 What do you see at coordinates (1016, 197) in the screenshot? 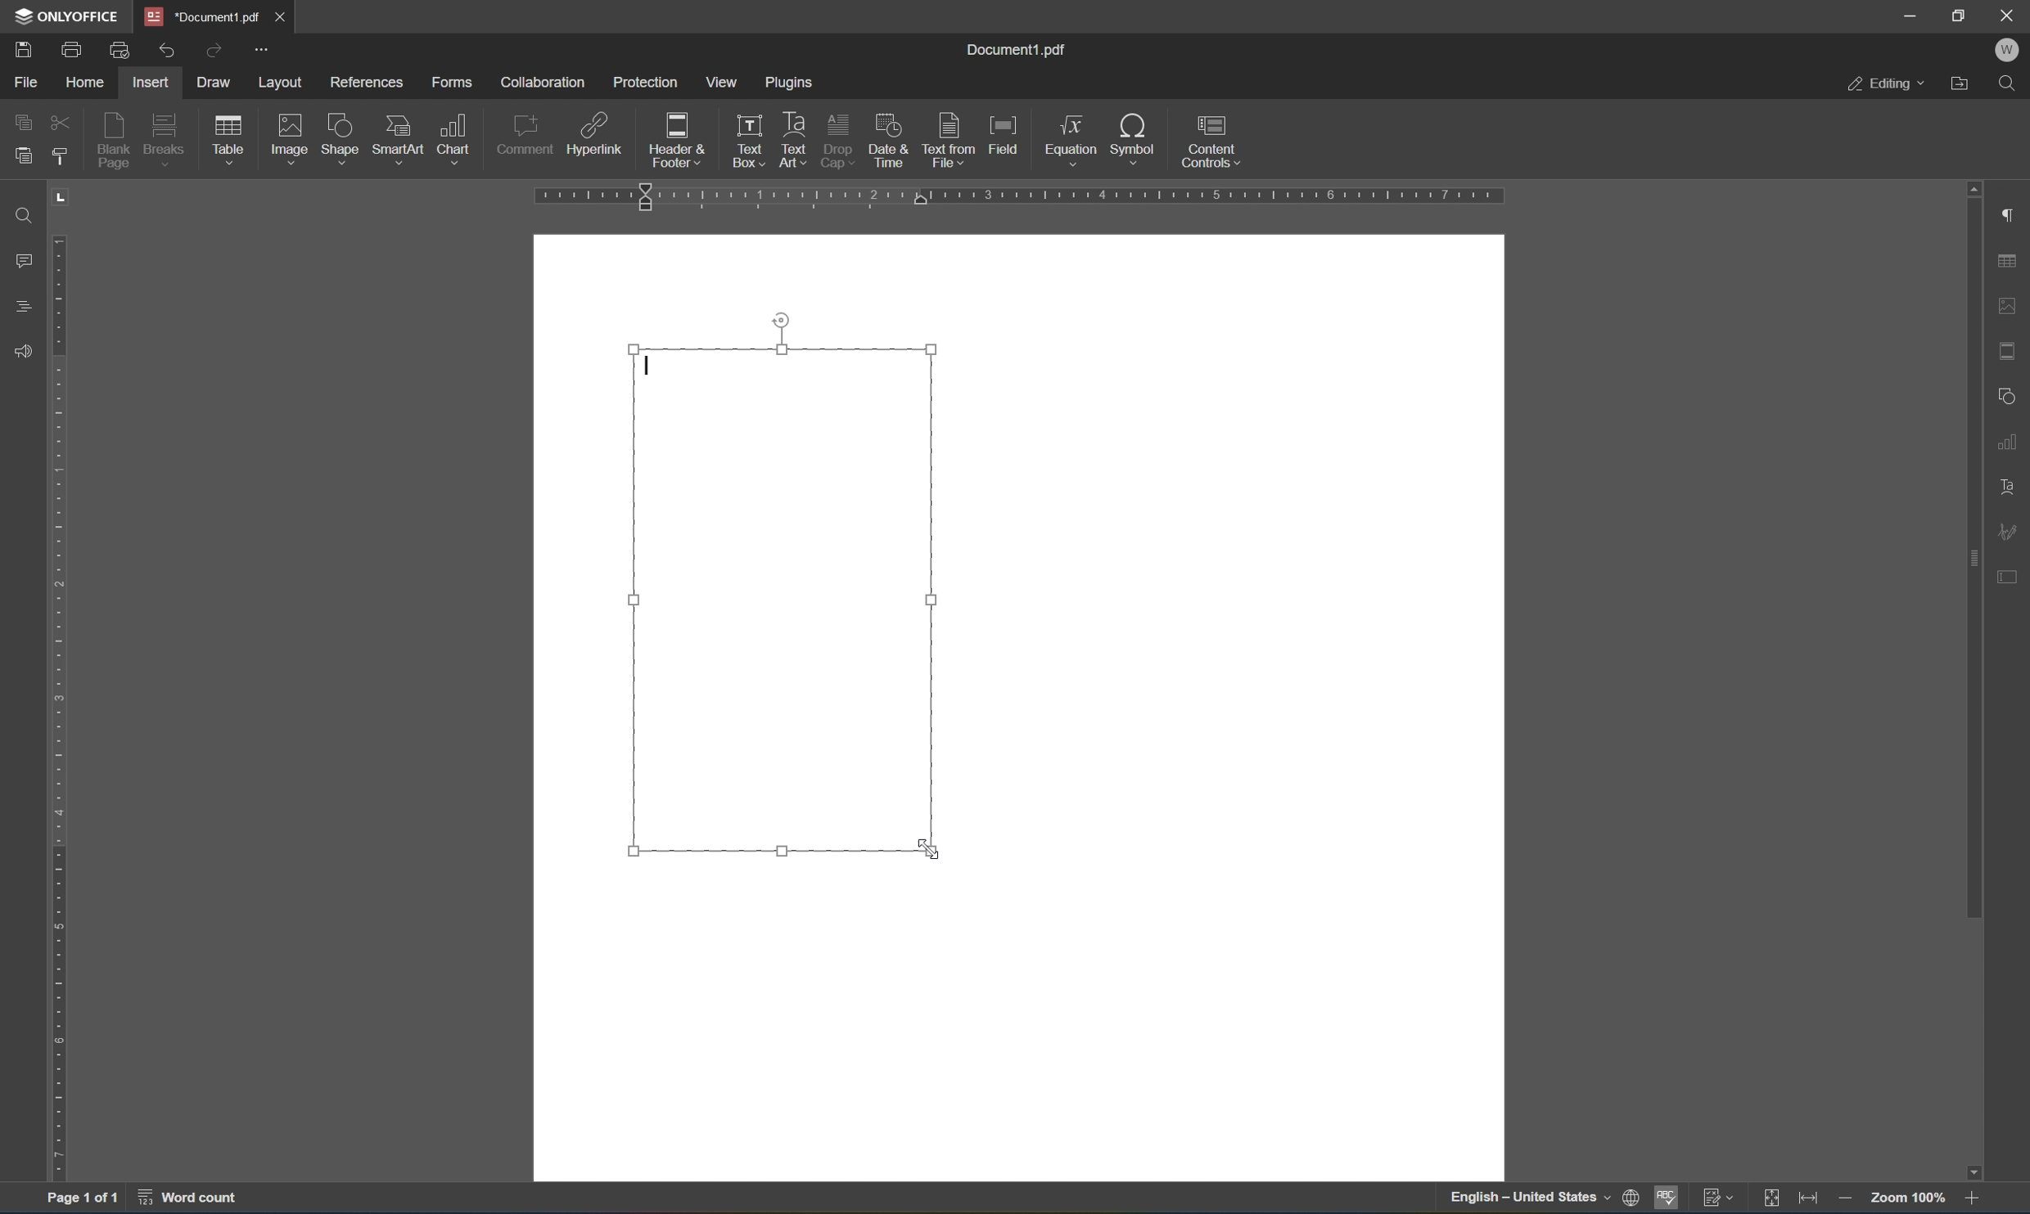
I see `ruler` at bounding box center [1016, 197].